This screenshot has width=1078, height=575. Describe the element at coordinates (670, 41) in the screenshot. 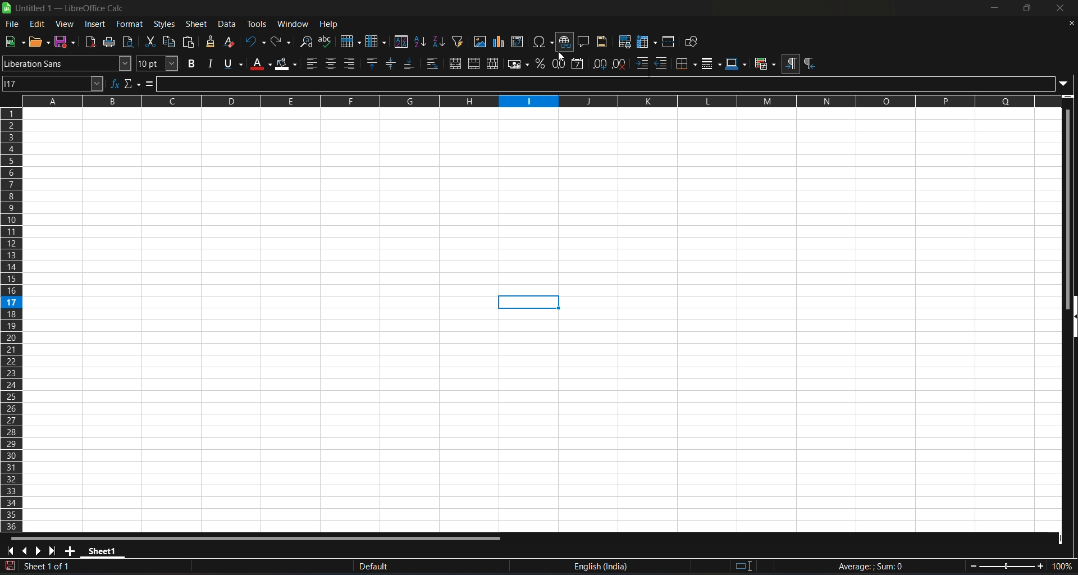

I see `split window` at that location.